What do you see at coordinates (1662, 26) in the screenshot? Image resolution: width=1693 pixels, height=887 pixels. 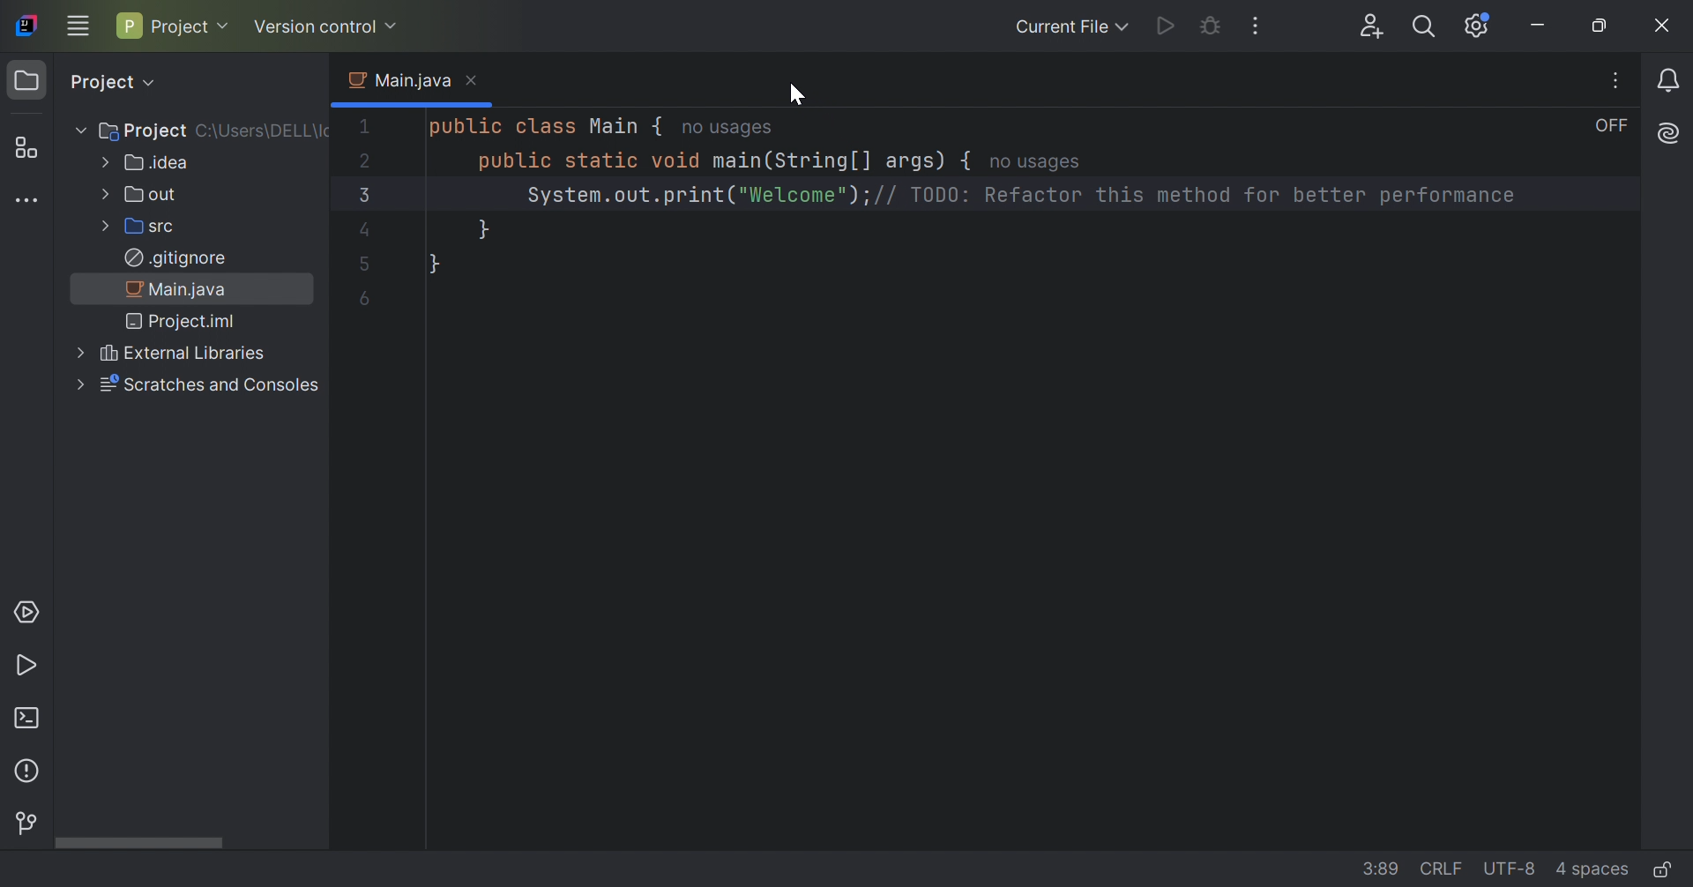 I see `Close` at bounding box center [1662, 26].